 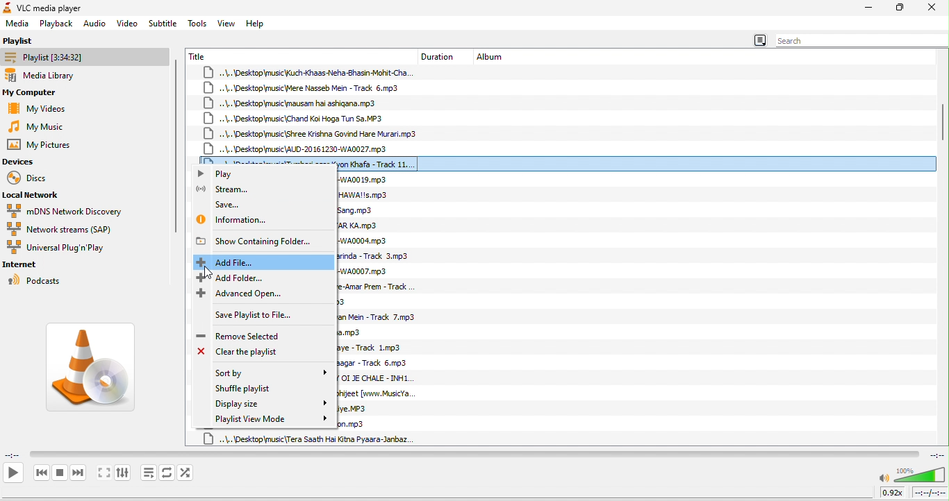 What do you see at coordinates (361, 425) in the screenshot?
I see `..\..\Desktop\music\ae sagar ki lehron.mp3` at bounding box center [361, 425].